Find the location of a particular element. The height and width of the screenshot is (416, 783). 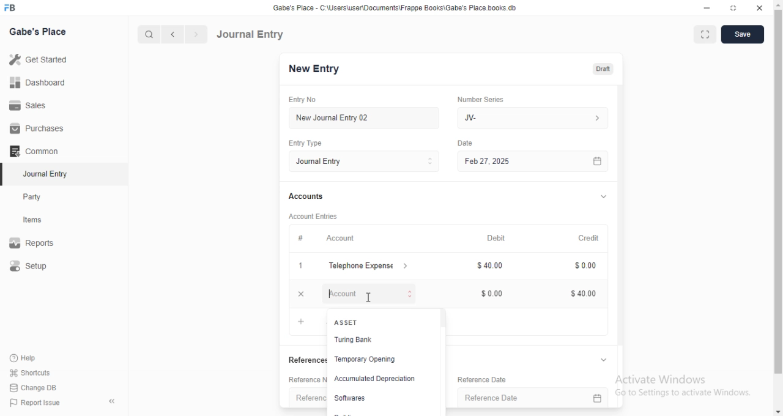

Previous is located at coordinates (173, 35).